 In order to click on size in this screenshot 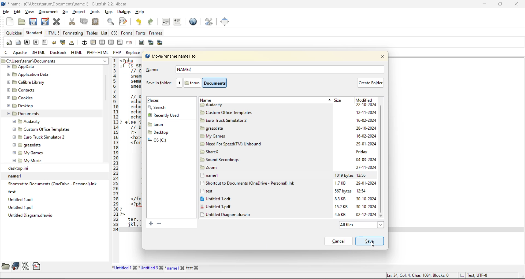, I will do `click(344, 196)`.